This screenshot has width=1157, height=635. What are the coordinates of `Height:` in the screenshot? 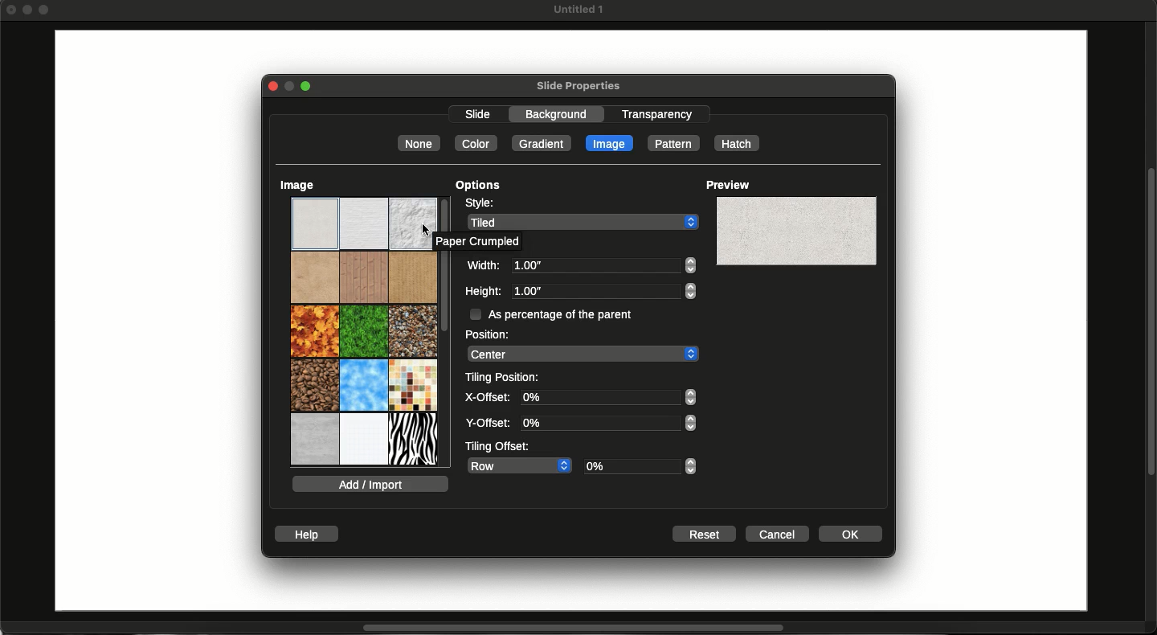 It's located at (483, 291).